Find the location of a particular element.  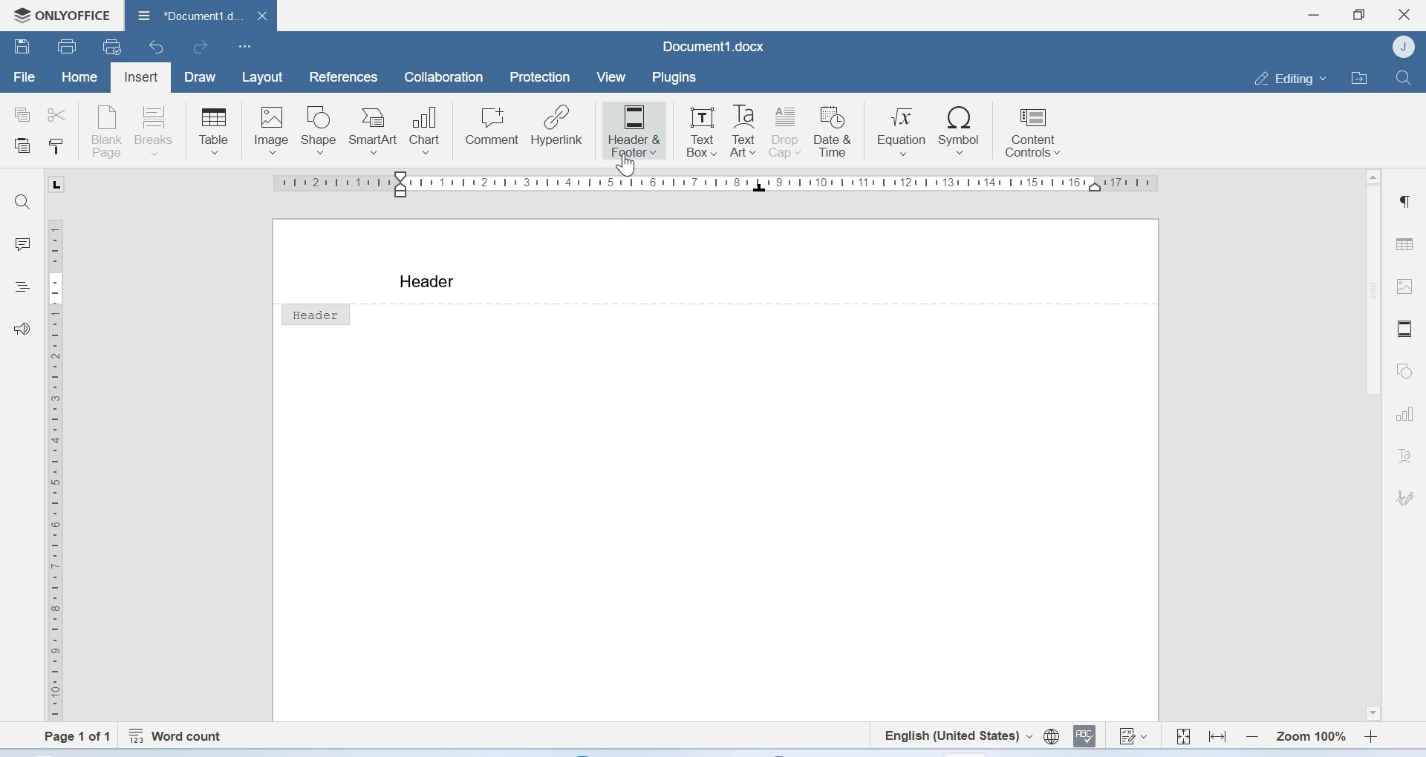

Editing is located at coordinates (1286, 77).